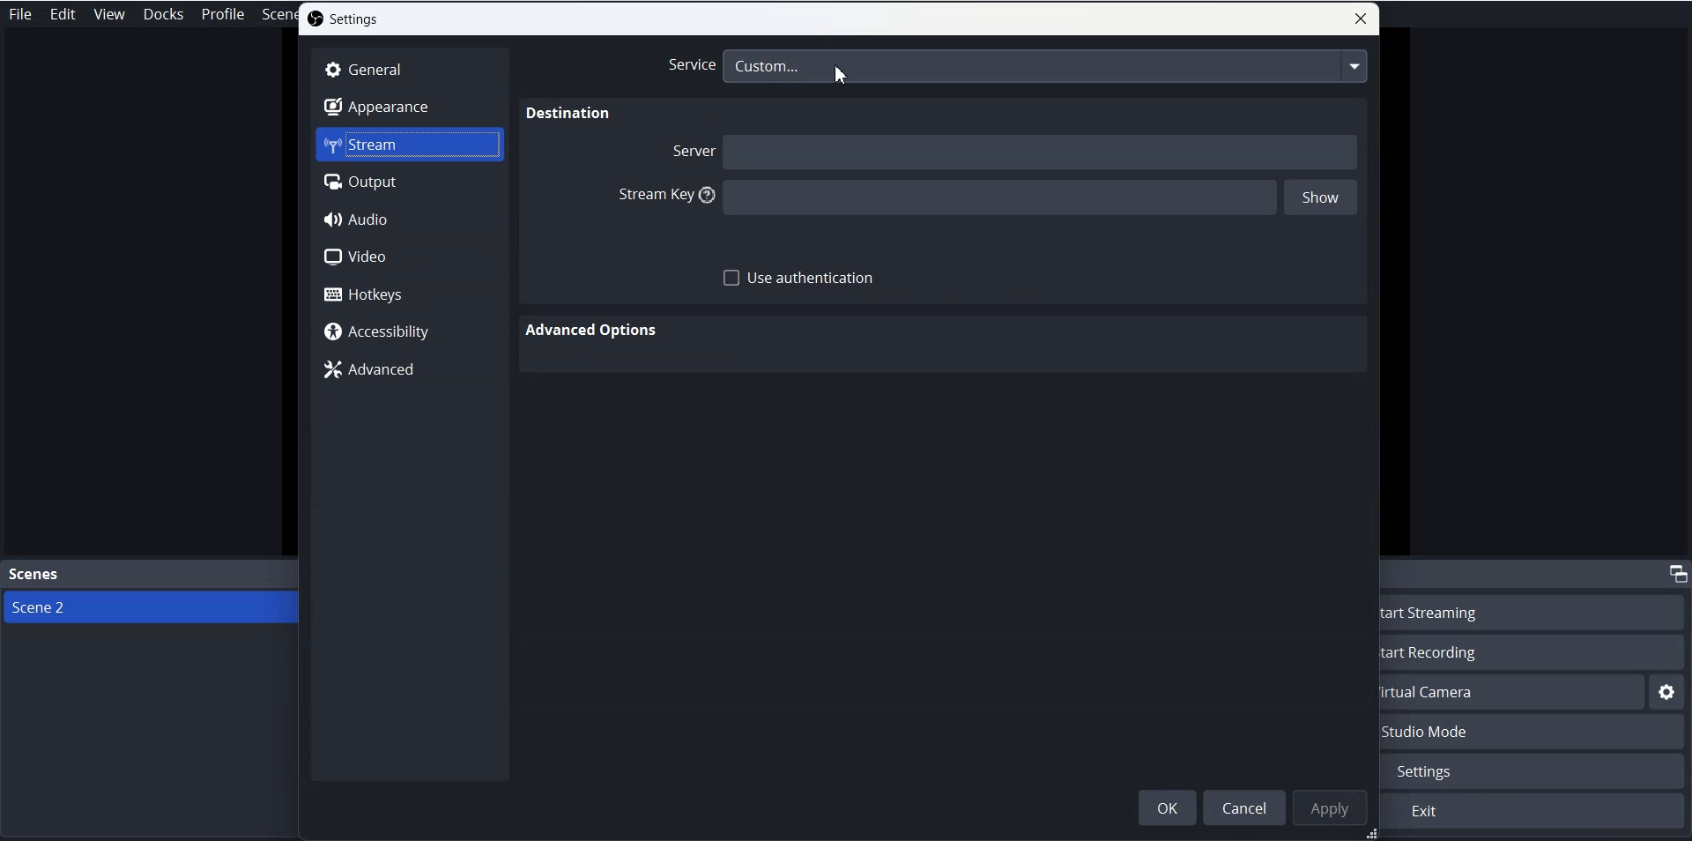 The image size is (1692, 841). I want to click on General, so click(410, 70).